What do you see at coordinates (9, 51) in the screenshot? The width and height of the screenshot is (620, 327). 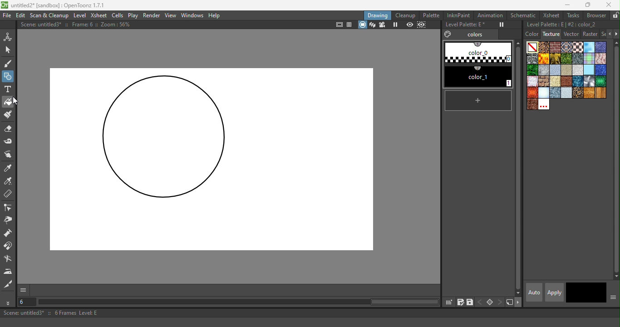 I see `Selection tool` at bounding box center [9, 51].